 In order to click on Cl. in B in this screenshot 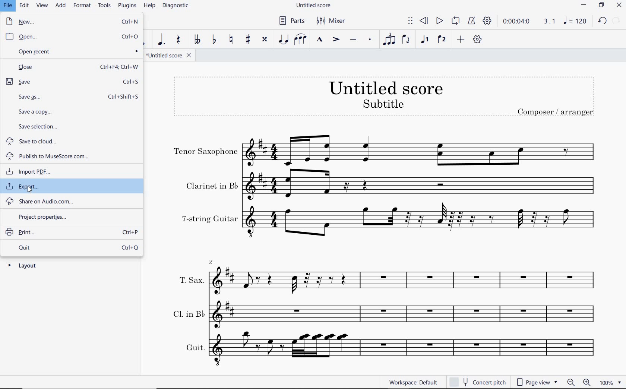, I will do `click(385, 315)`.